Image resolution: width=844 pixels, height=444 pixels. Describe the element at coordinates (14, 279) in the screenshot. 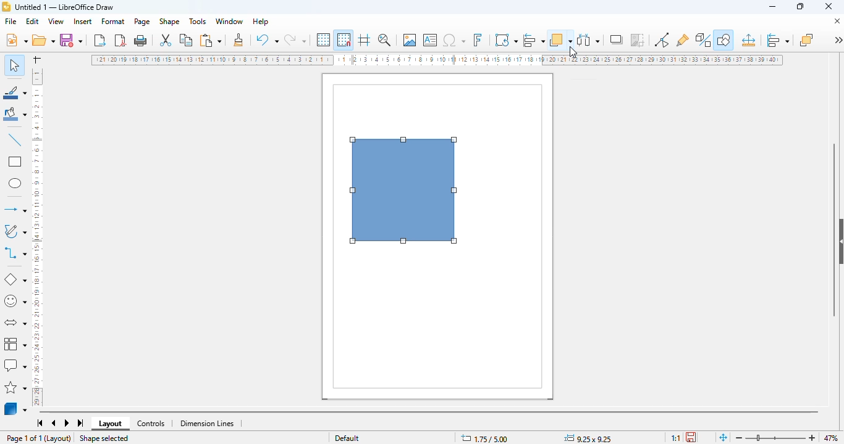

I see `basic shapes` at that location.